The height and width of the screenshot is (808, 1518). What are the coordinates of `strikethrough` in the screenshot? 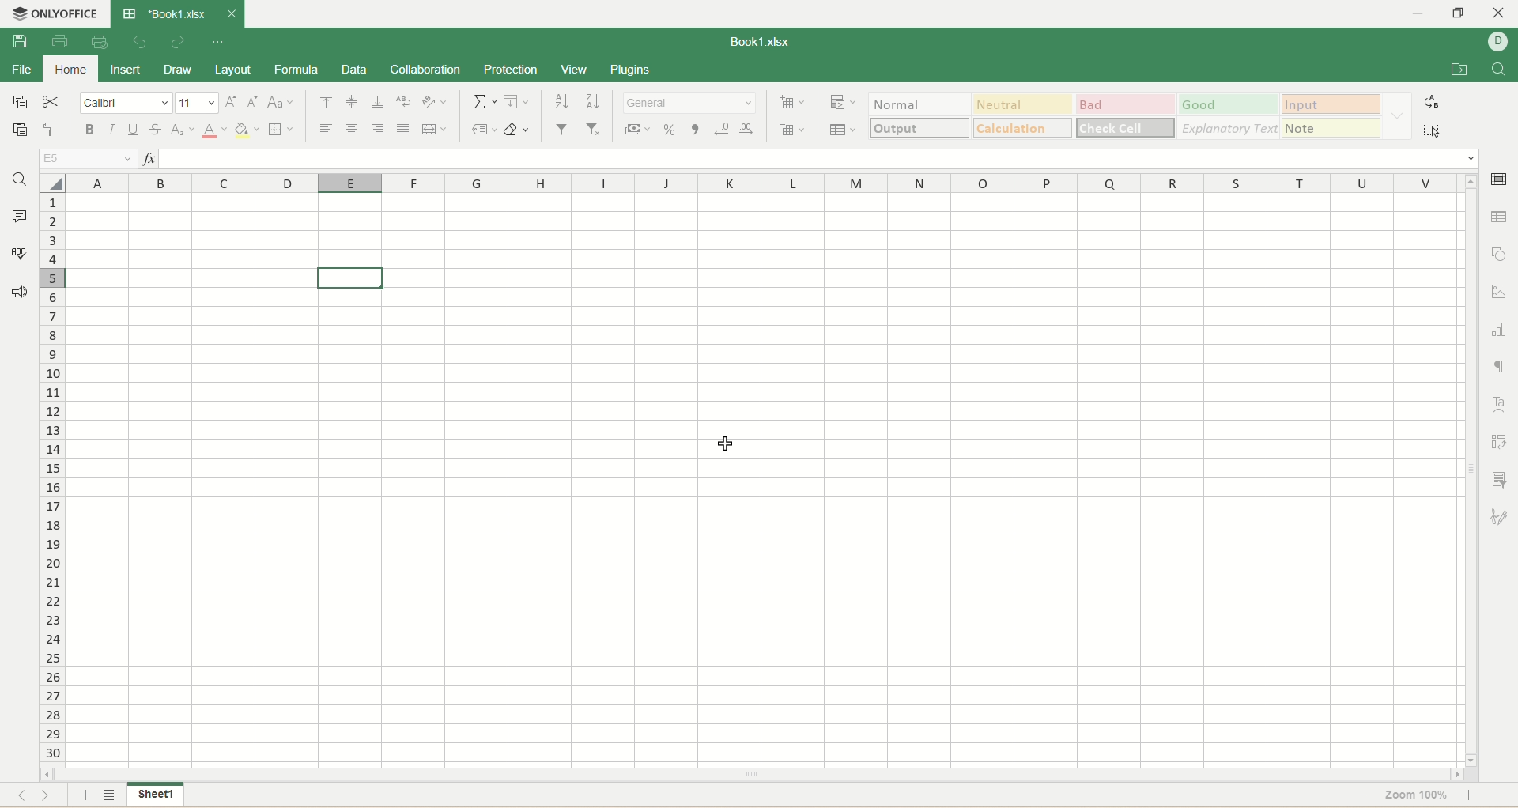 It's located at (157, 130).